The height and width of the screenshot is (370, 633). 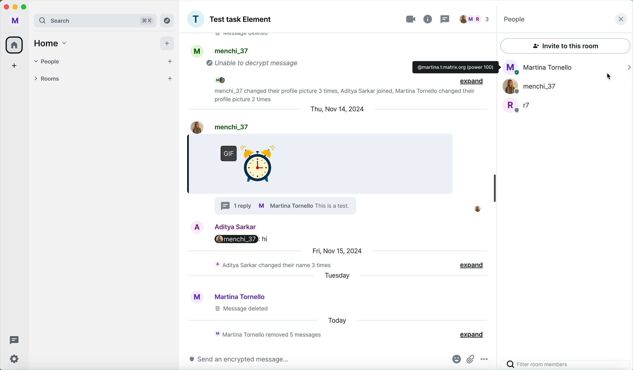 I want to click on profile, so click(x=285, y=206).